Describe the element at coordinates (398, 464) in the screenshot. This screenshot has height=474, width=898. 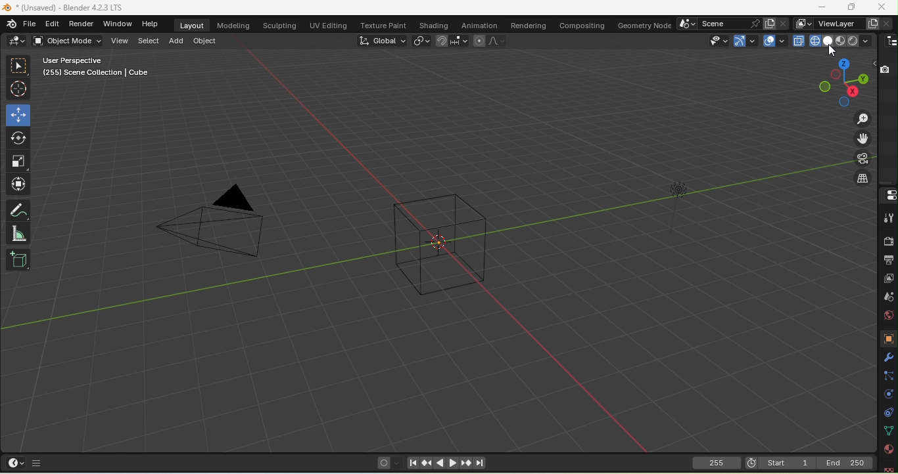
I see `Auto keyframing` at that location.